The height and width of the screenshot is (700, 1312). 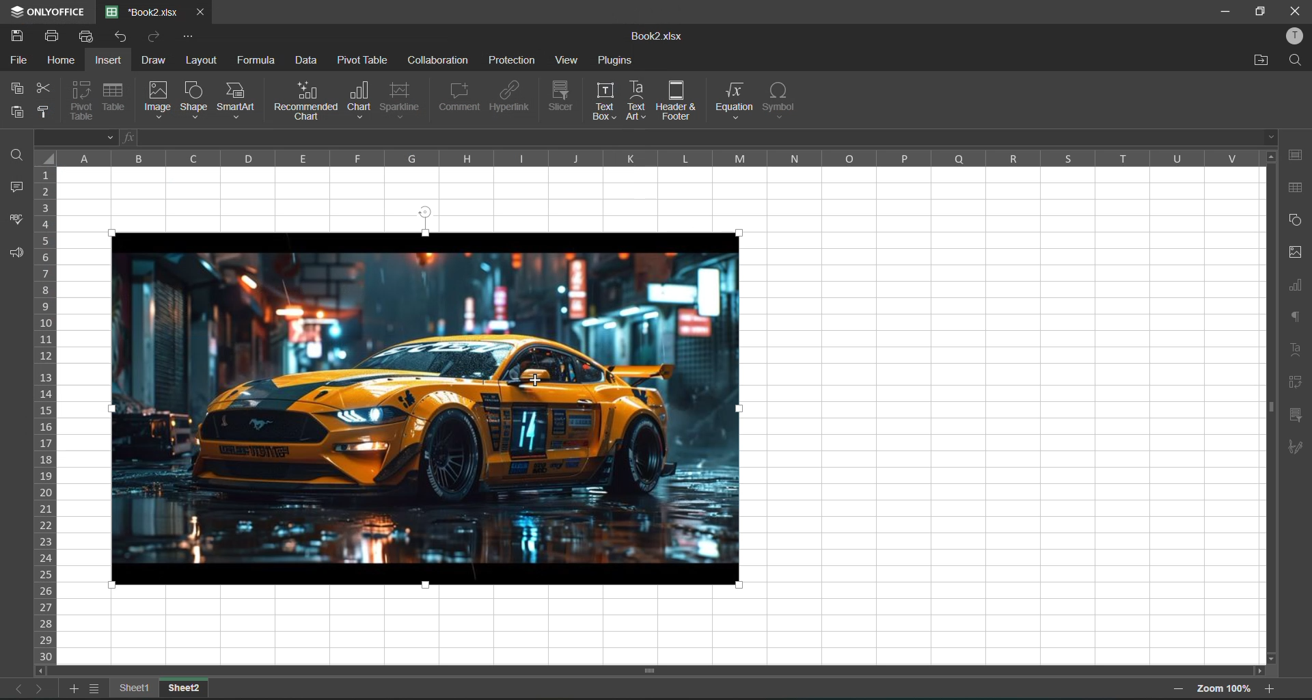 I want to click on layout, so click(x=202, y=61).